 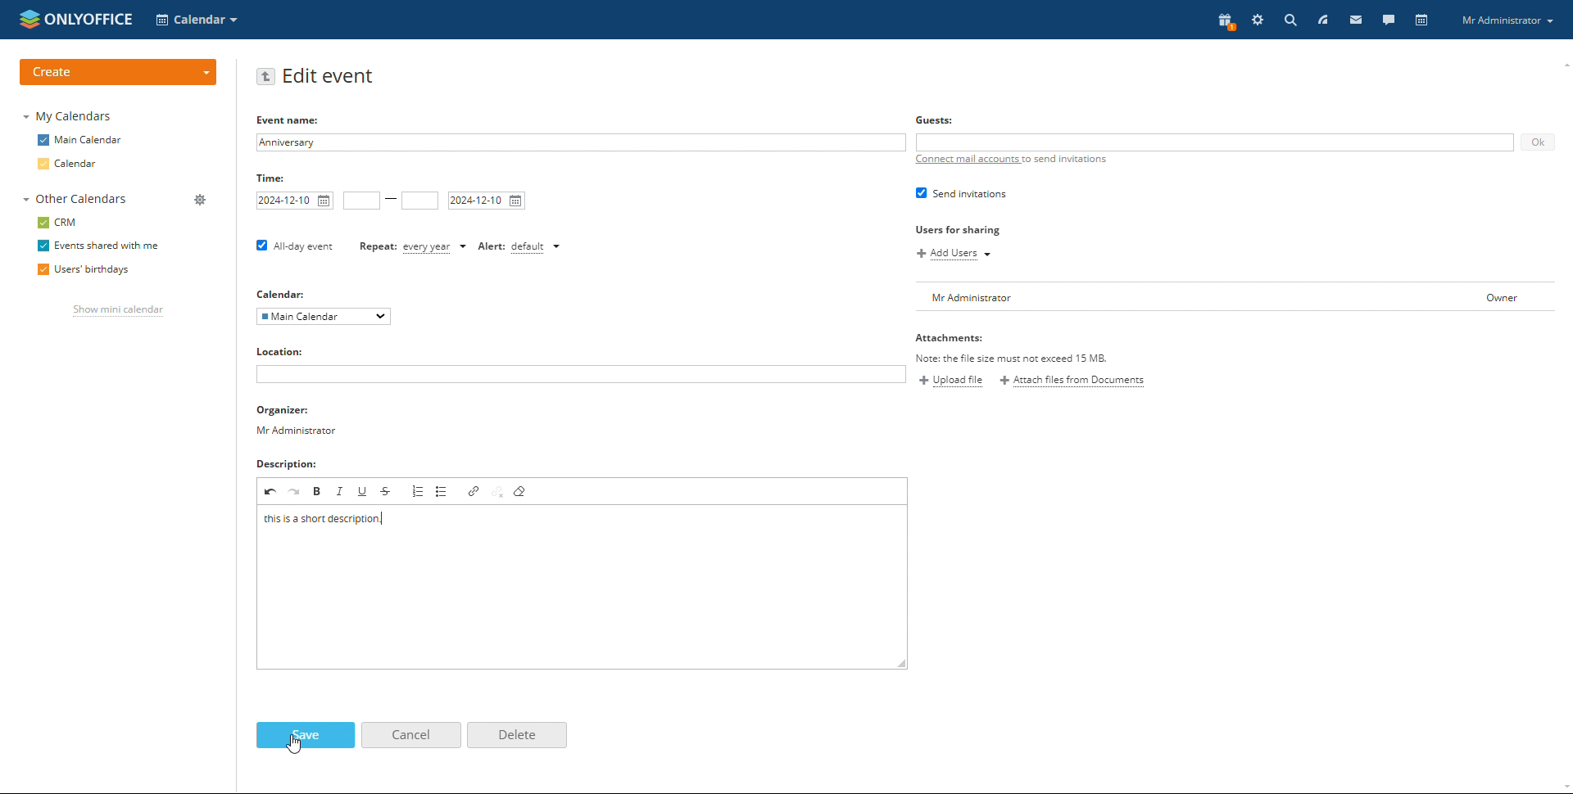 What do you see at coordinates (1213, 142) in the screenshot?
I see `add guests` at bounding box center [1213, 142].